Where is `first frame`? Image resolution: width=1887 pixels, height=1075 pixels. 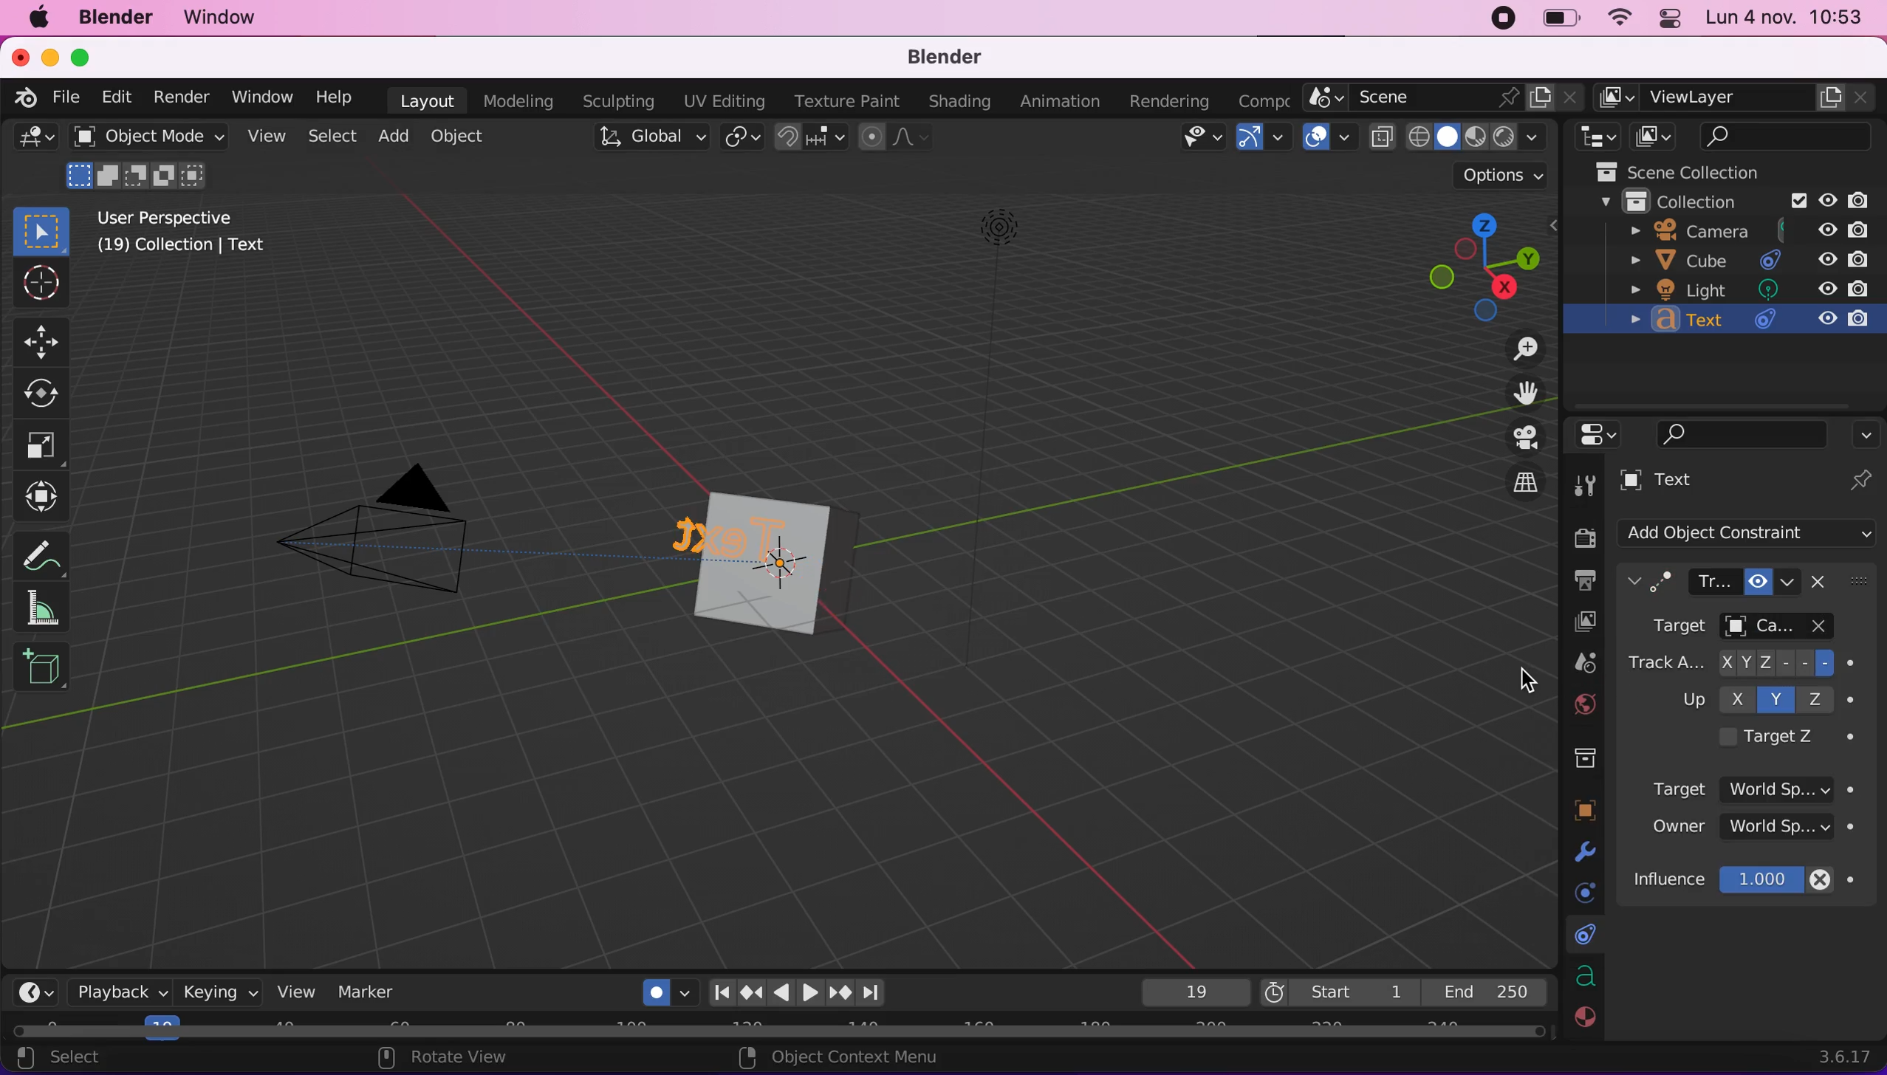 first frame is located at coordinates (1335, 992).